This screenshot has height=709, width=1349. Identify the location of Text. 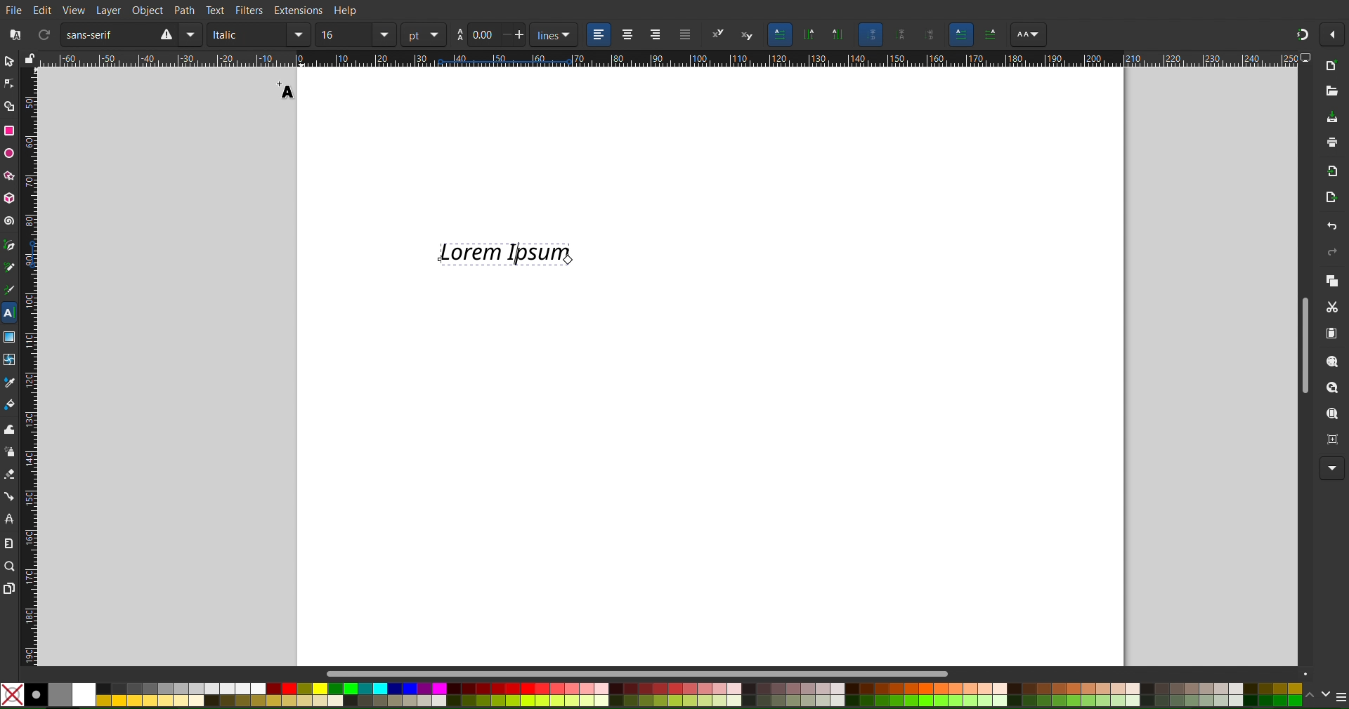
(216, 10).